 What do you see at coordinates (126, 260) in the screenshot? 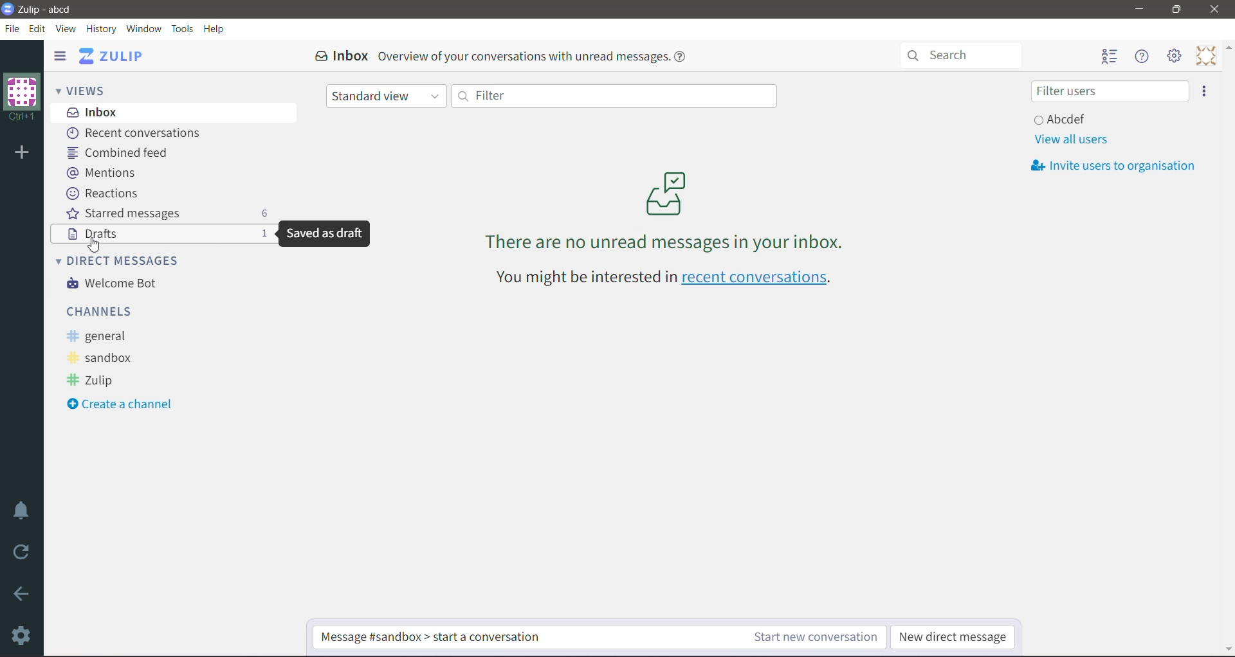
I see `Direct Messages` at bounding box center [126, 260].